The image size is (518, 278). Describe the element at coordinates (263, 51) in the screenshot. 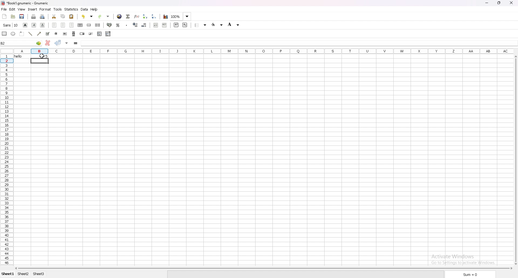

I see `column` at that location.